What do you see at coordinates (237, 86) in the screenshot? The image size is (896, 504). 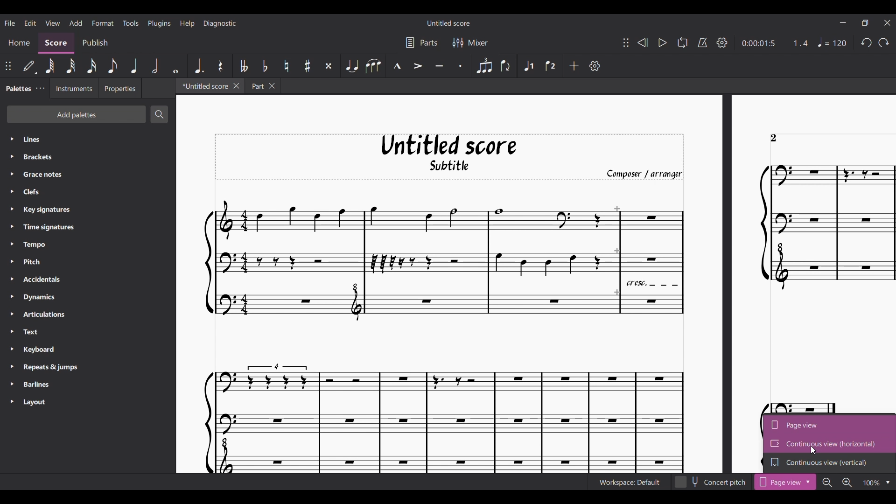 I see `Close current tab` at bounding box center [237, 86].